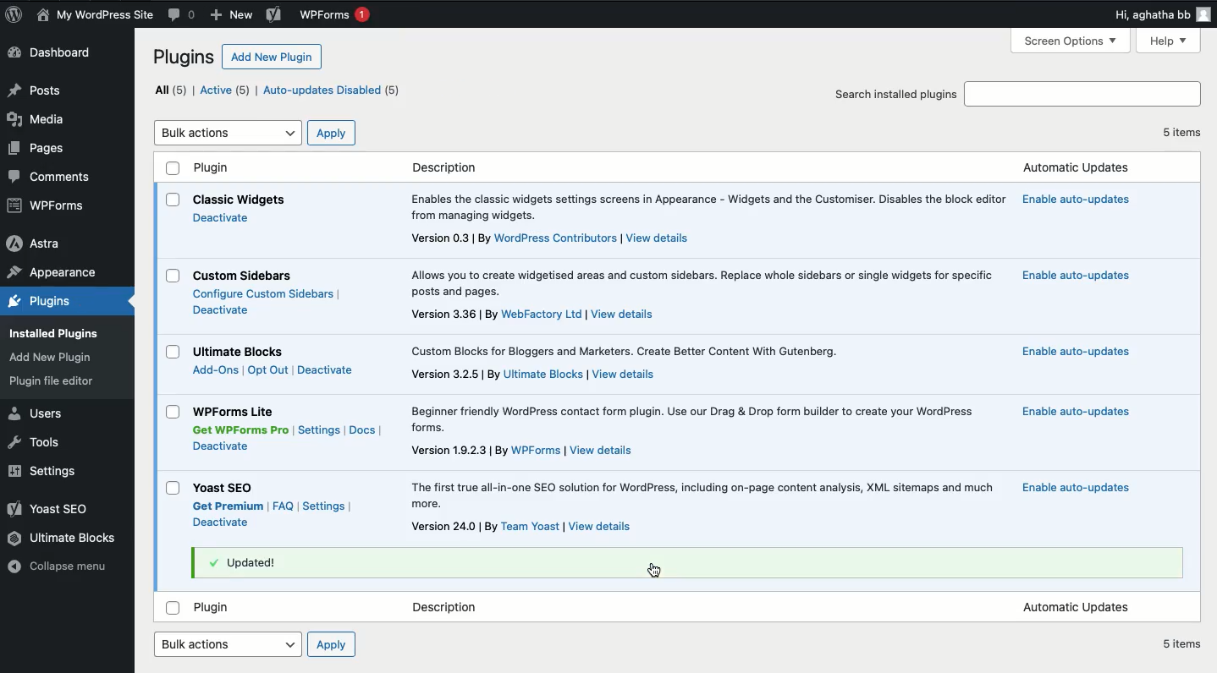 The height and width of the screenshot is (673, 1217). Describe the element at coordinates (218, 610) in the screenshot. I see `Plugin` at that location.